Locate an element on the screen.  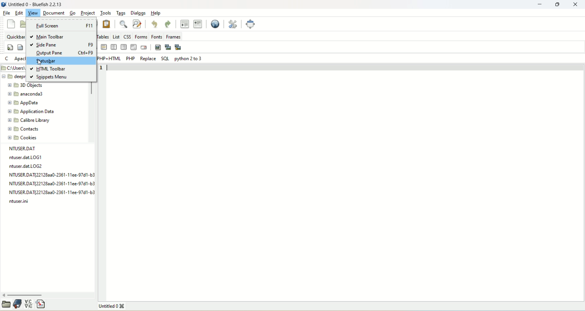
contacts is located at coordinates (23, 129).